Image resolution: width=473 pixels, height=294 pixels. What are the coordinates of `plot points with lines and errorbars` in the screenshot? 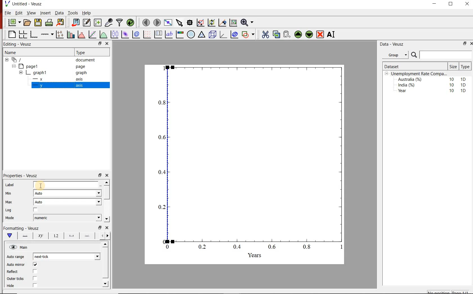 It's located at (60, 34).